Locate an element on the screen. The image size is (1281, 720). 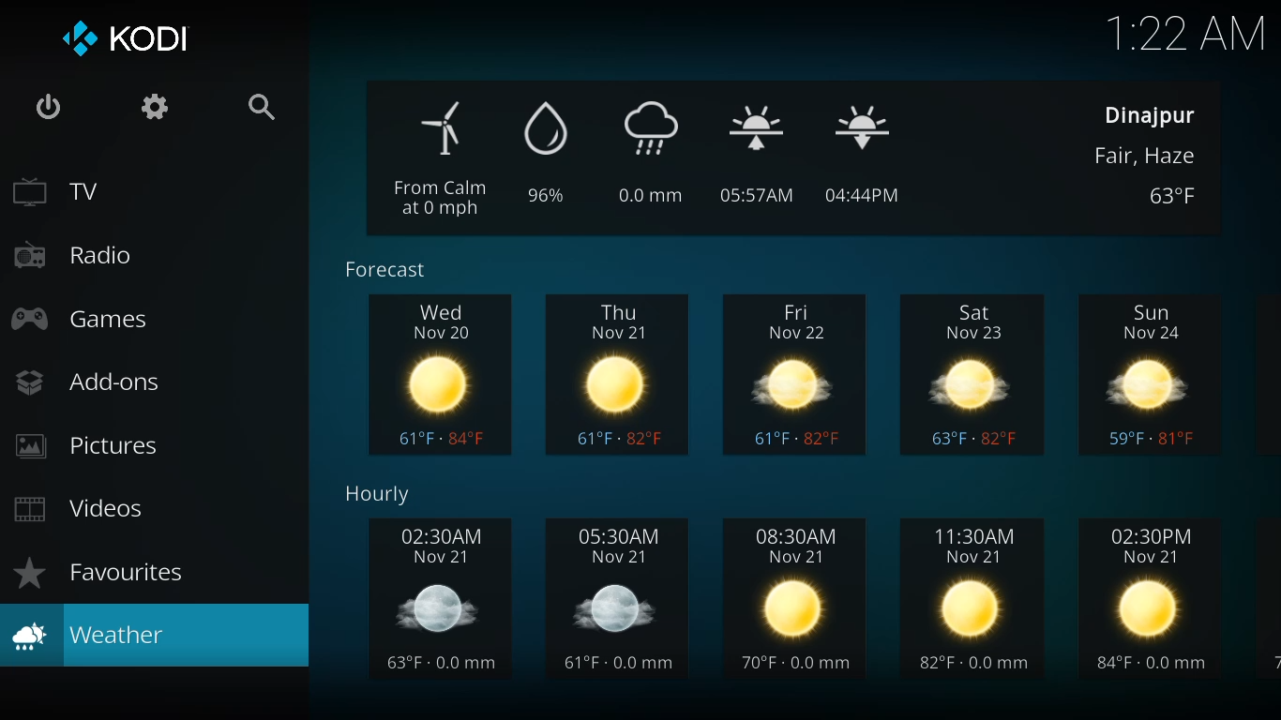
2:30 is located at coordinates (440, 601).